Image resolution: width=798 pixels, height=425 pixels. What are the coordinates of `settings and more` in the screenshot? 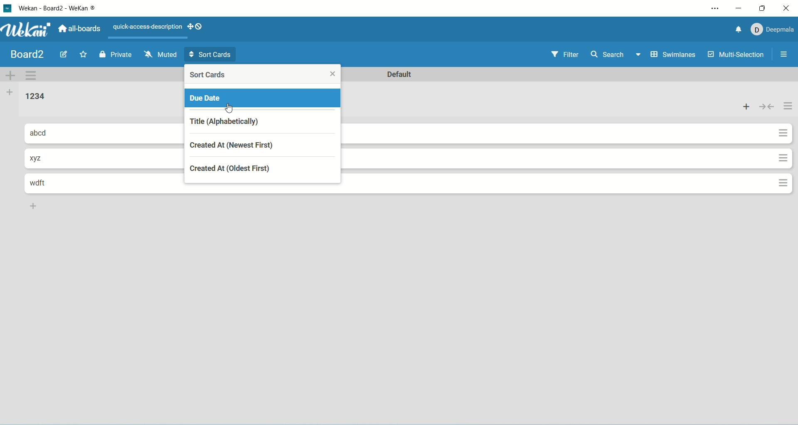 It's located at (715, 8).